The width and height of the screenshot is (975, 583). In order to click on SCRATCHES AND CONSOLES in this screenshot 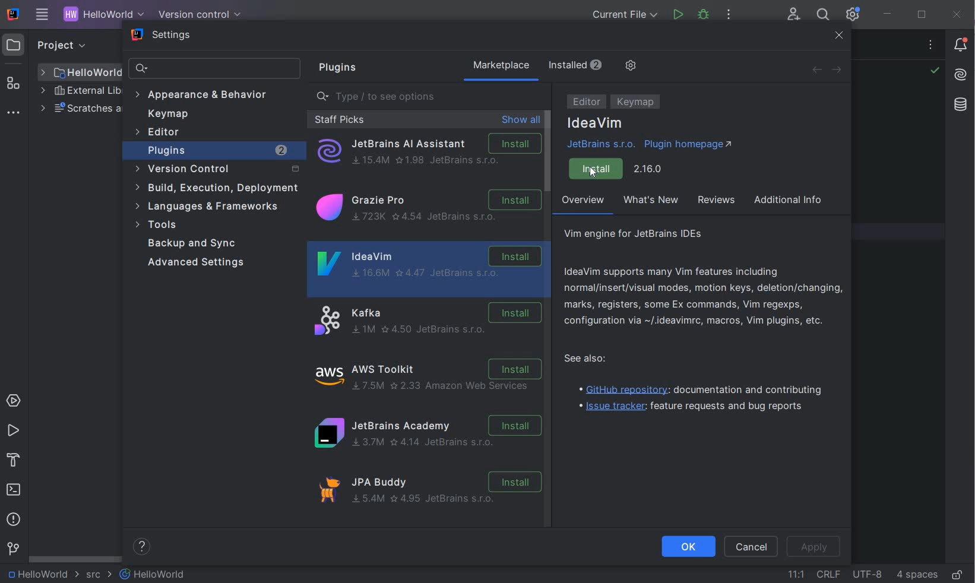, I will do `click(80, 109)`.